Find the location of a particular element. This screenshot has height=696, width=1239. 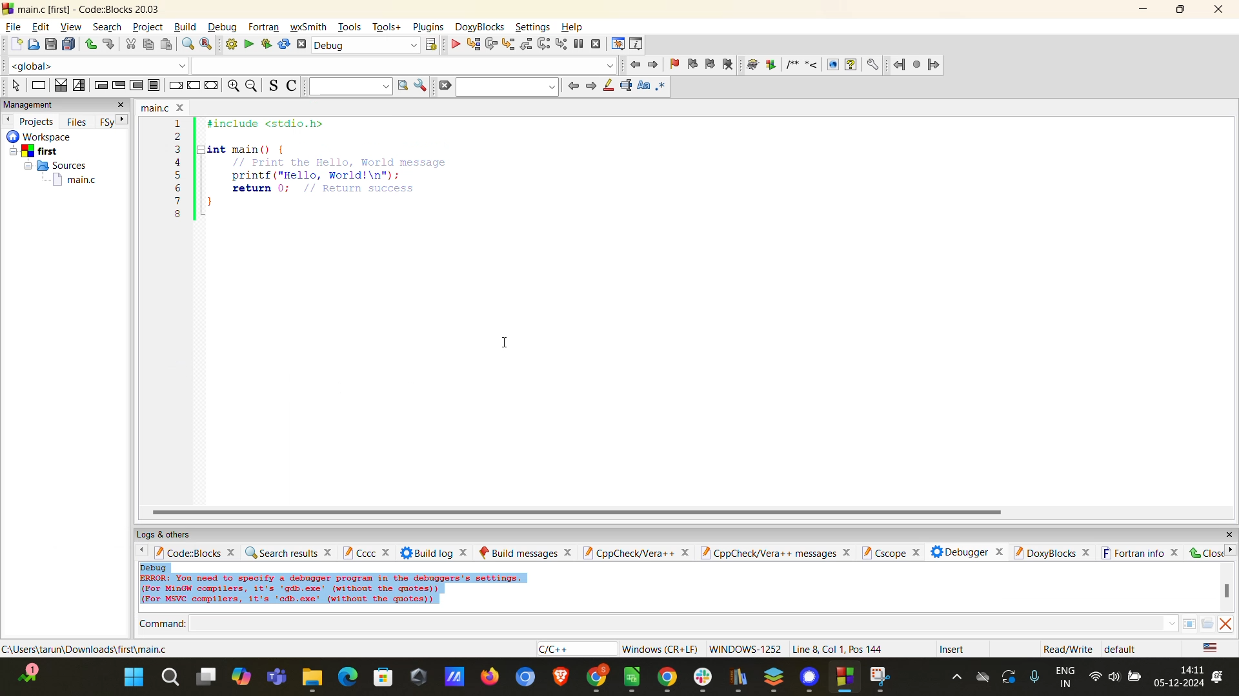

decision is located at coordinates (61, 86).